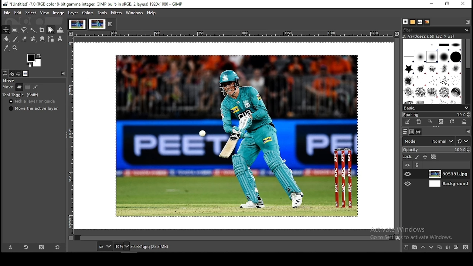 The height and width of the screenshot is (266, 473). What do you see at coordinates (434, 157) in the screenshot?
I see `lock alpha channel` at bounding box center [434, 157].